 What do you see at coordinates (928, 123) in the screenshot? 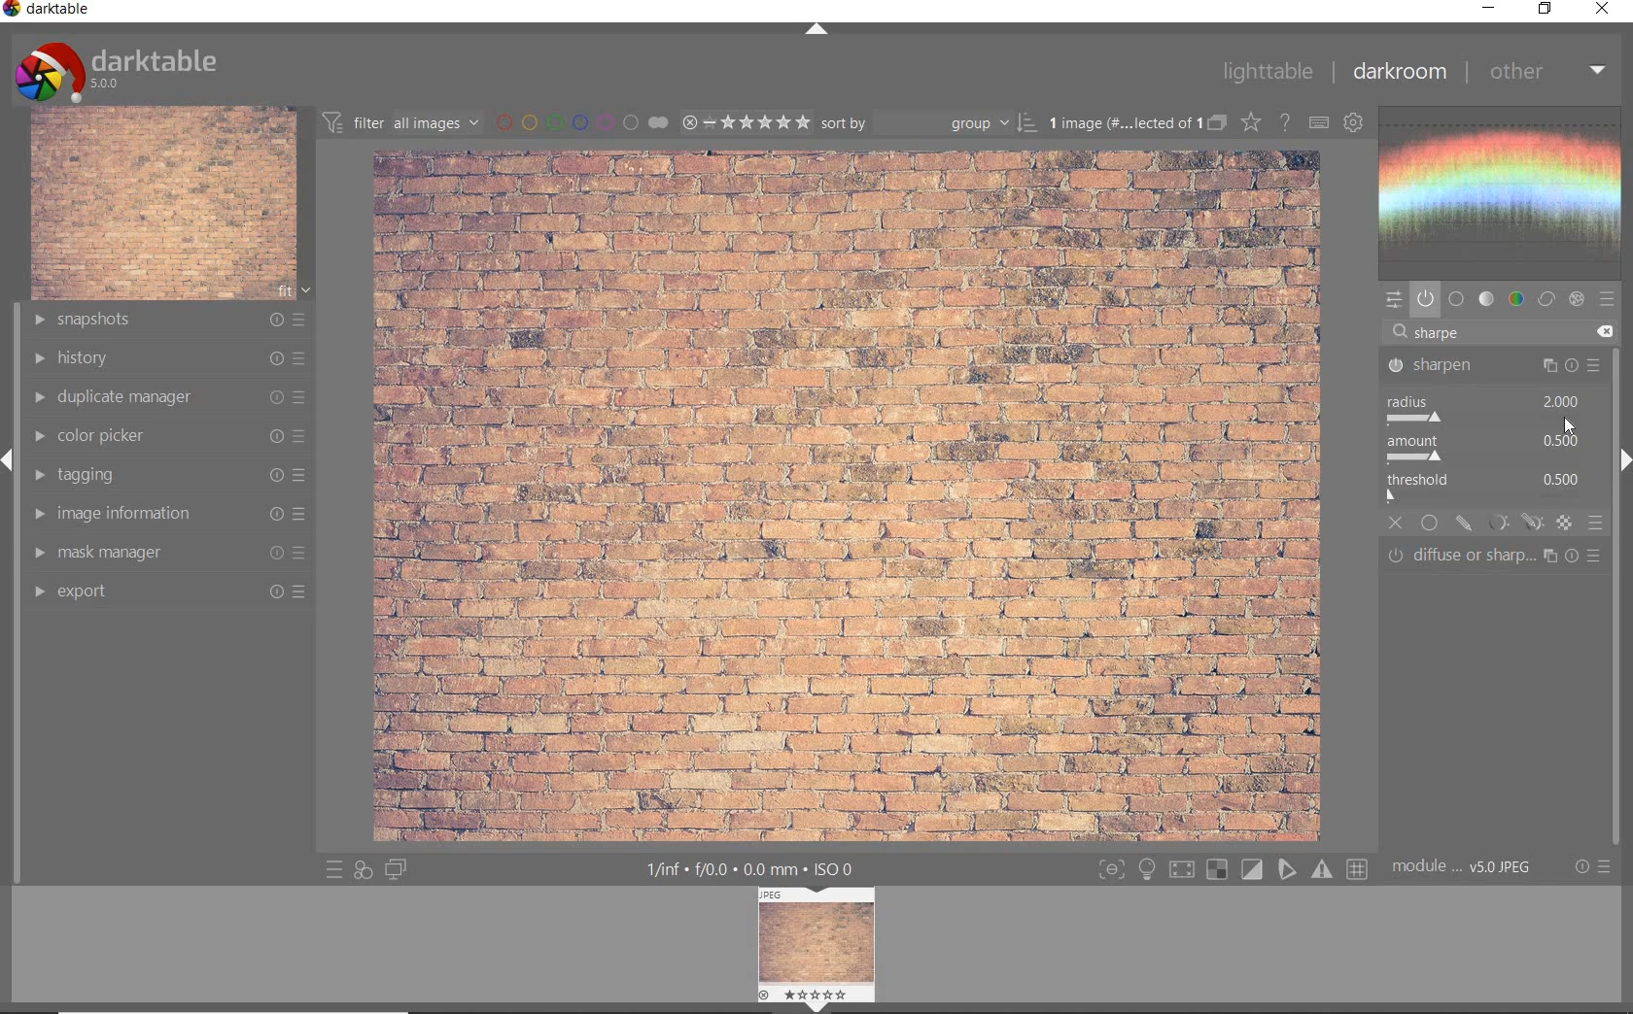
I see `sort by group` at bounding box center [928, 123].